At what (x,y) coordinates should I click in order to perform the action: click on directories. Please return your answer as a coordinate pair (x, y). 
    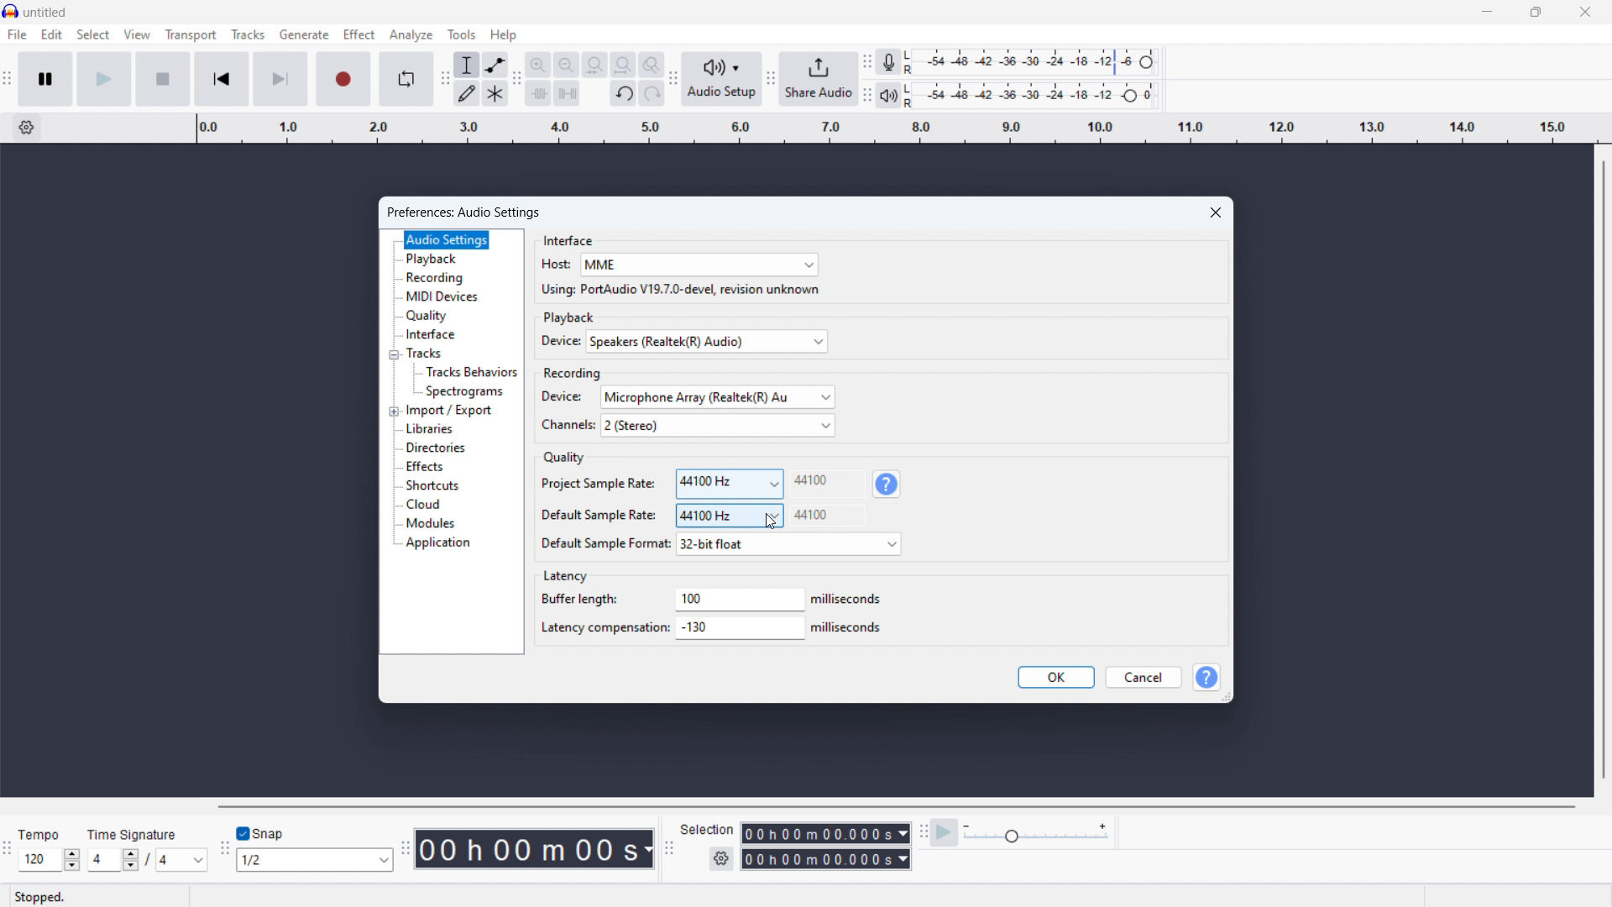
    Looking at the image, I should click on (436, 448).